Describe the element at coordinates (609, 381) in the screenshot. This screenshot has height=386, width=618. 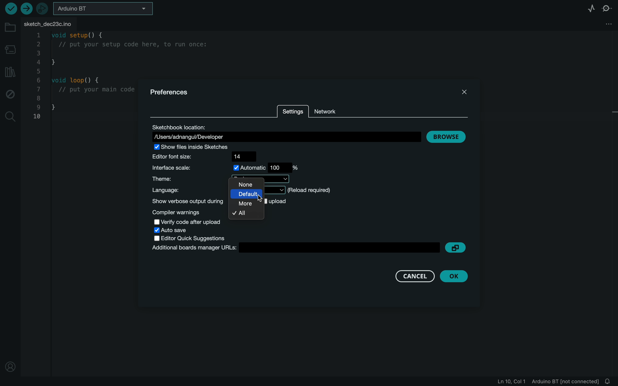
I see `notification` at that location.